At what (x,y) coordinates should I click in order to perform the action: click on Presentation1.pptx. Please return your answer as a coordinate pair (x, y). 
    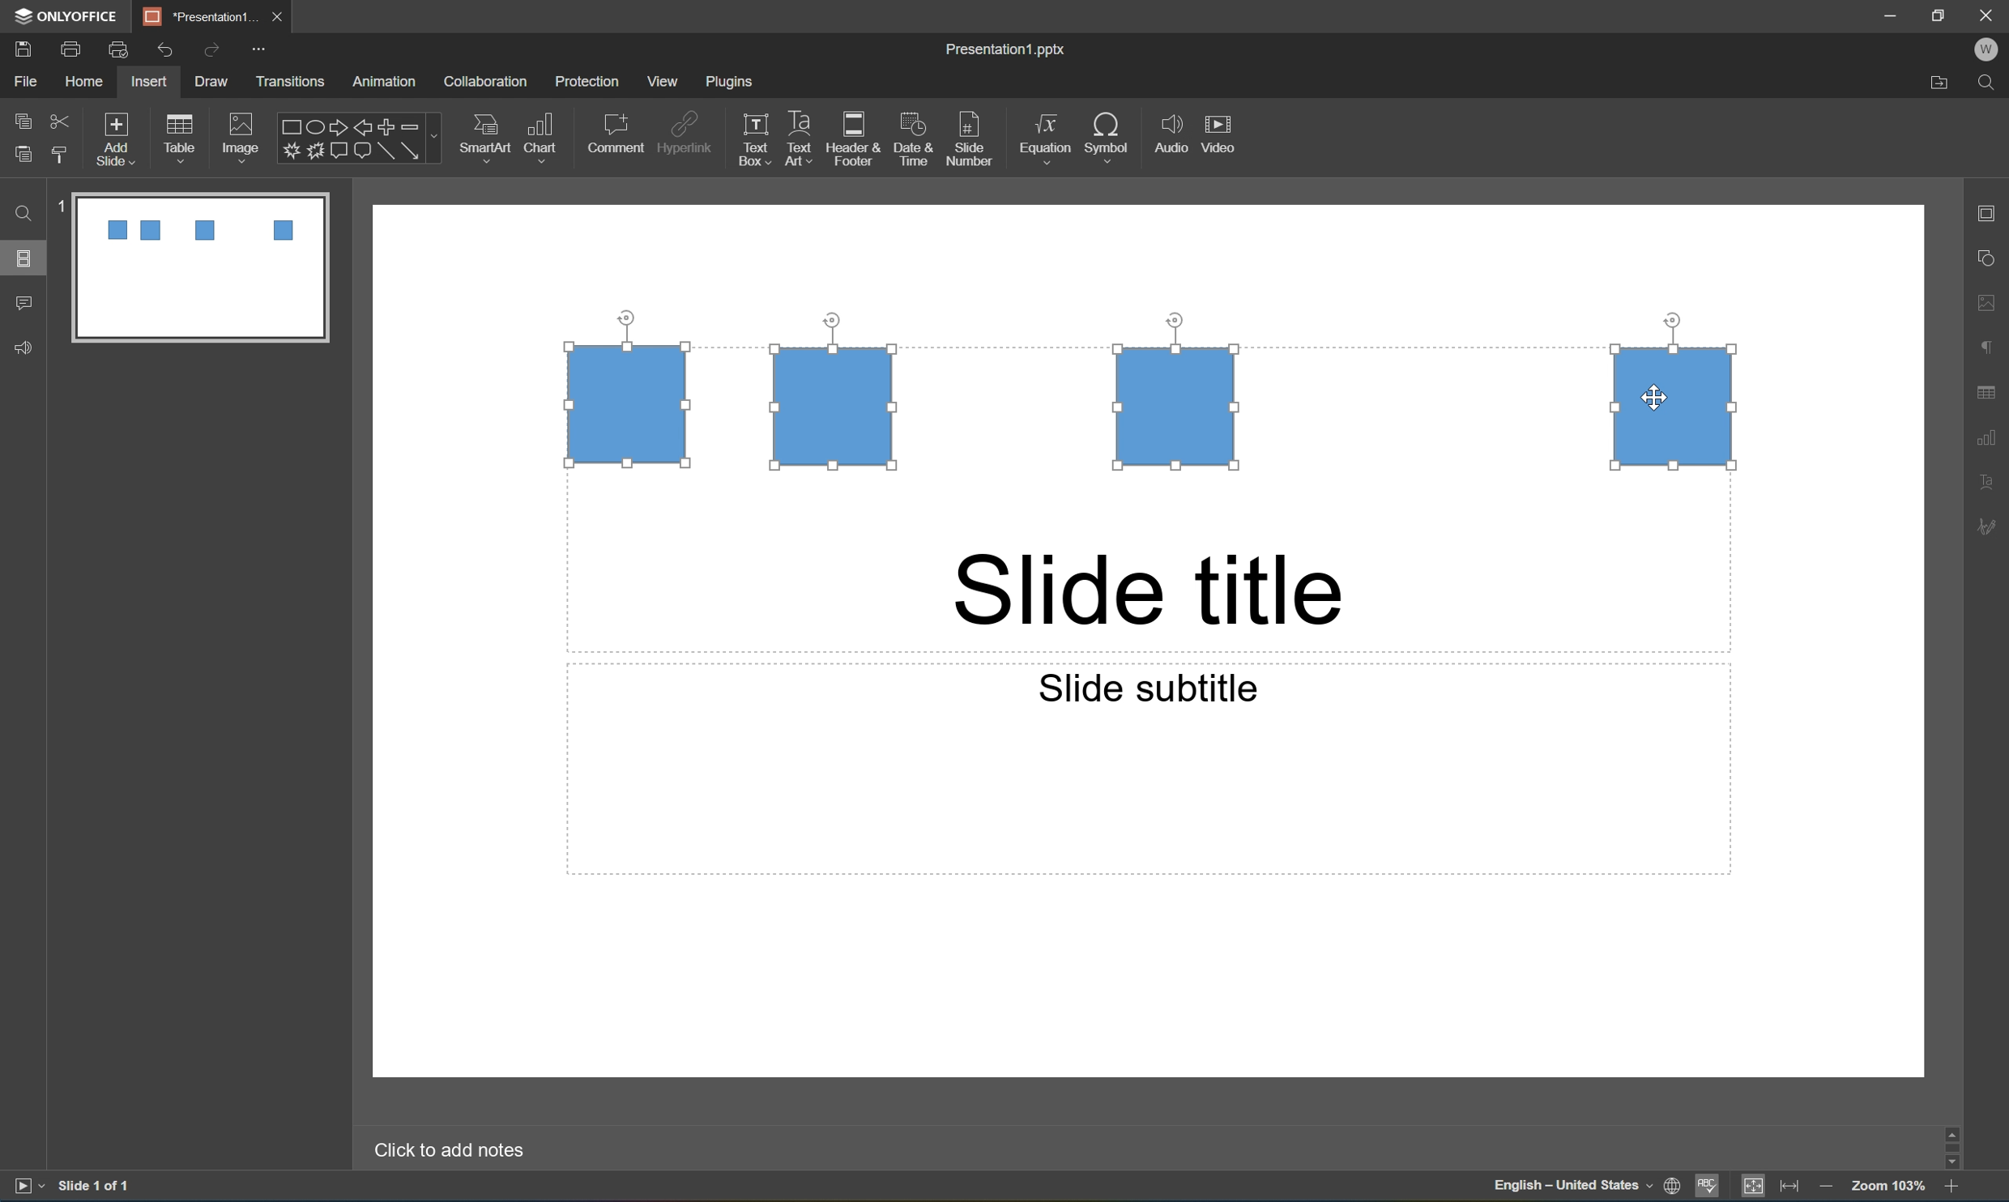
    Looking at the image, I should click on (1007, 51).